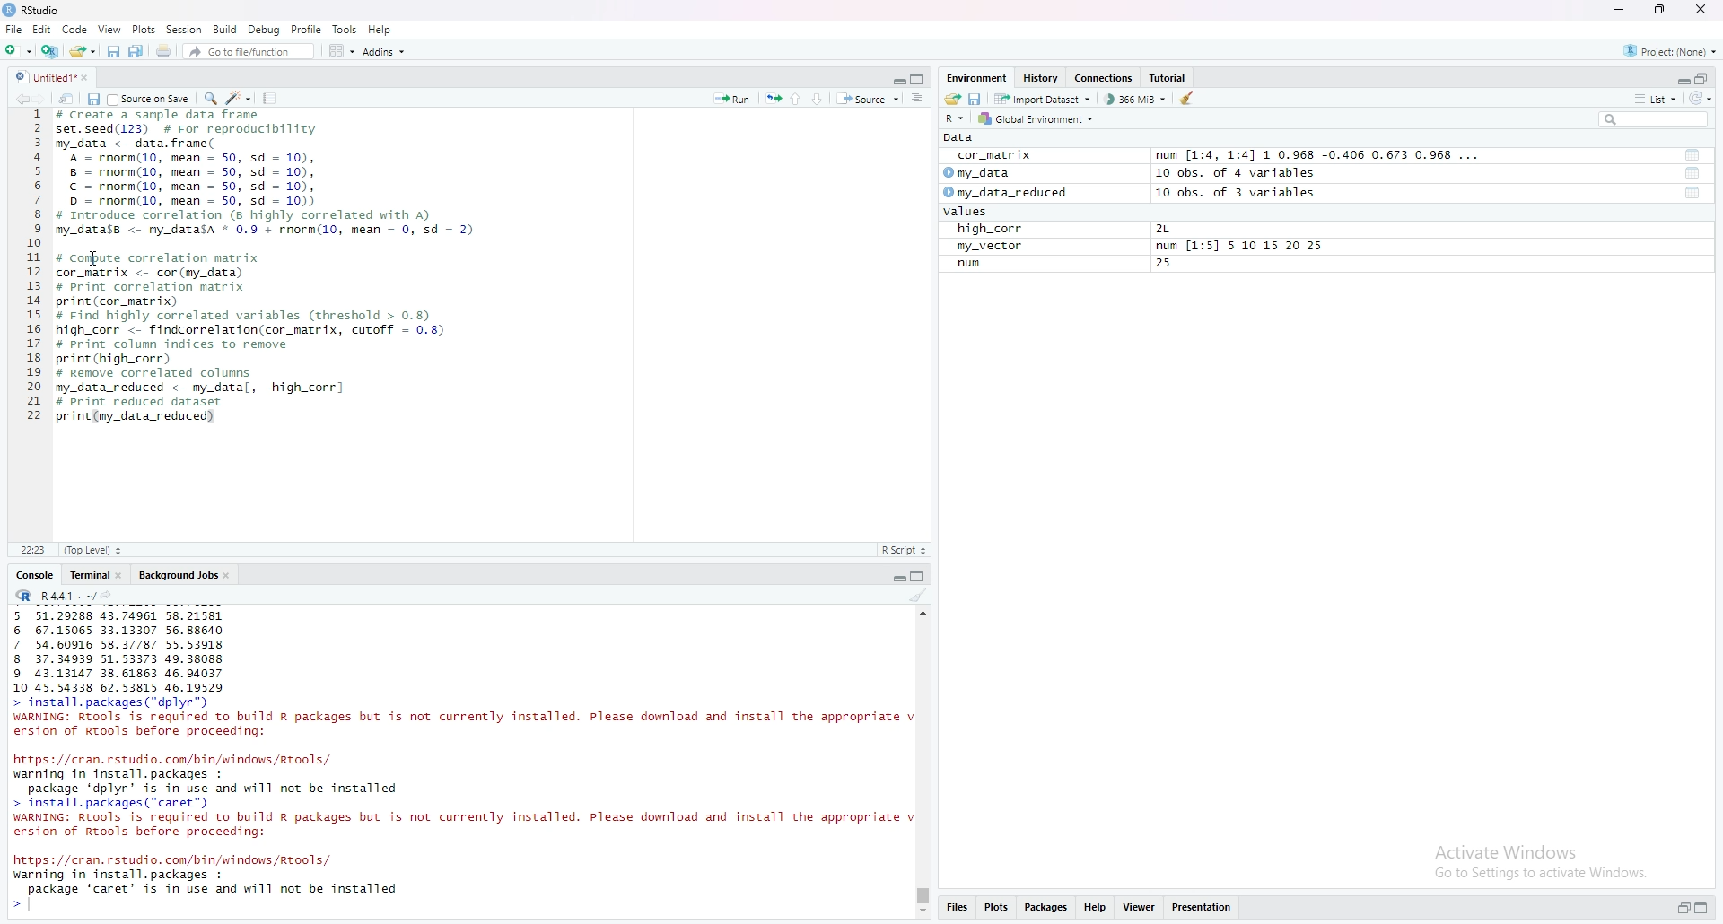  I want to click on save, so click(115, 52).